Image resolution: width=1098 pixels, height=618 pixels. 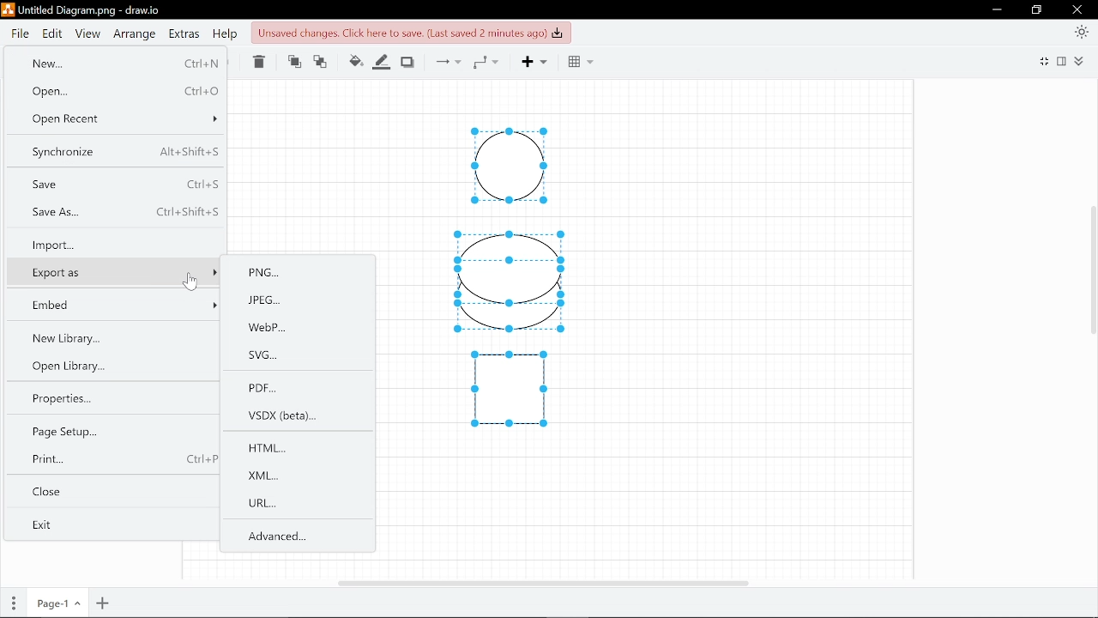 What do you see at coordinates (120, 118) in the screenshot?
I see `Open recent` at bounding box center [120, 118].